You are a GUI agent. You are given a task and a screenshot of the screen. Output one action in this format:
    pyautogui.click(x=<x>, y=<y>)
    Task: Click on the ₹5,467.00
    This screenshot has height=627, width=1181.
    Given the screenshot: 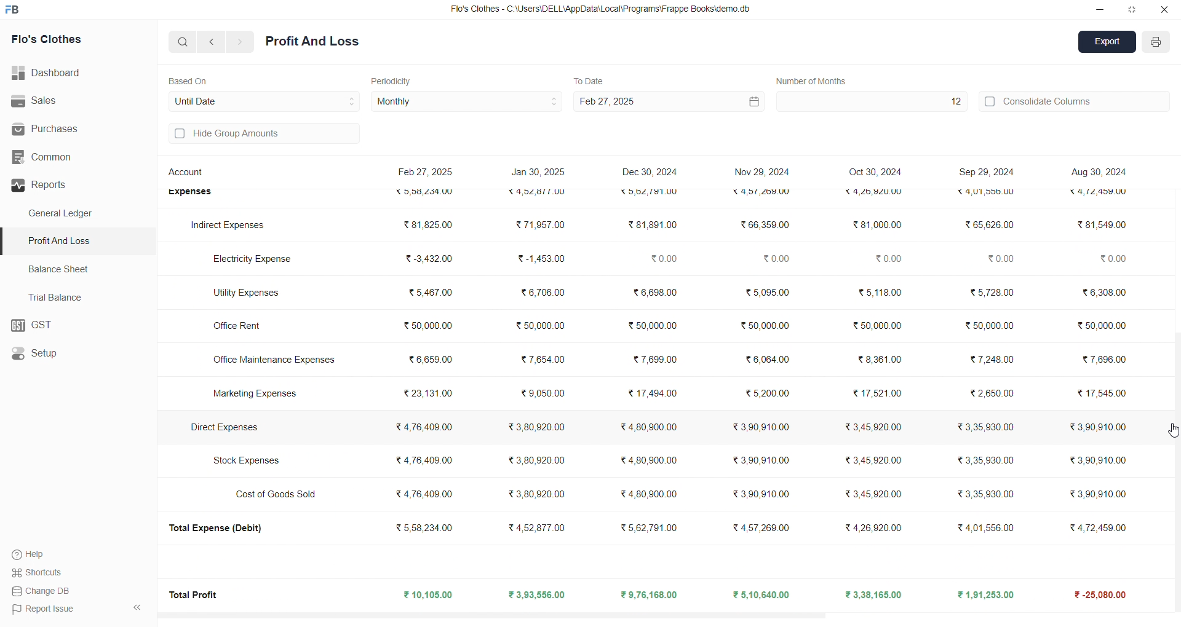 What is the action you would take?
    pyautogui.click(x=429, y=294)
    